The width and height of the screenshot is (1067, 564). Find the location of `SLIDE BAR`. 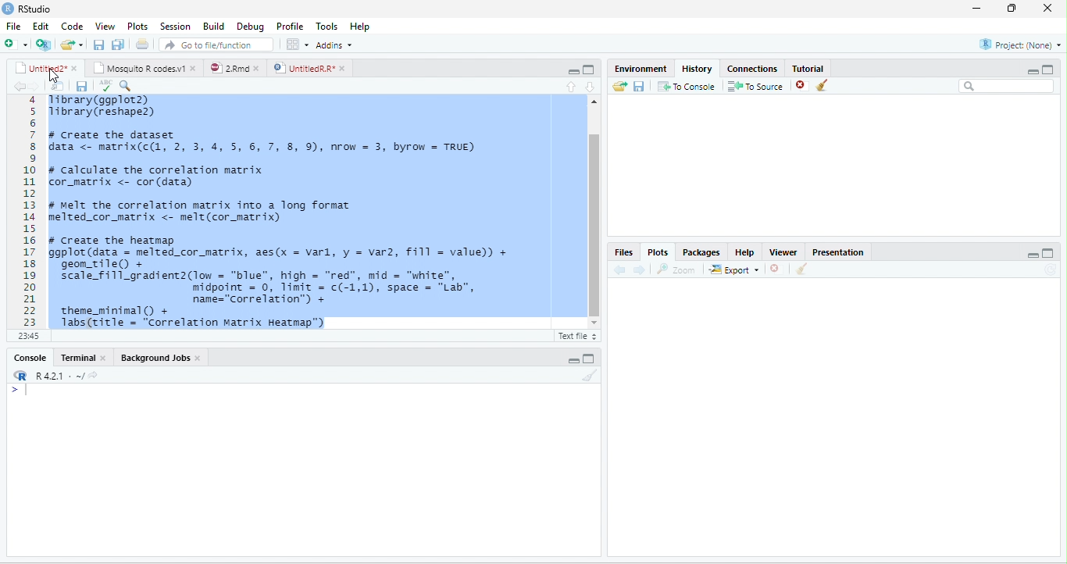

SLIDE BAR is located at coordinates (593, 212).